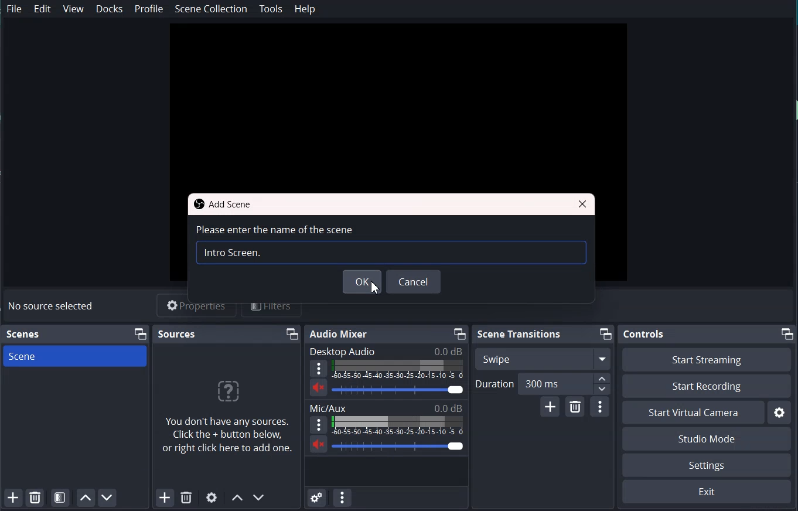 This screenshot has height=511, width=798. What do you see at coordinates (550, 406) in the screenshot?
I see `Add configurable Transition` at bounding box center [550, 406].